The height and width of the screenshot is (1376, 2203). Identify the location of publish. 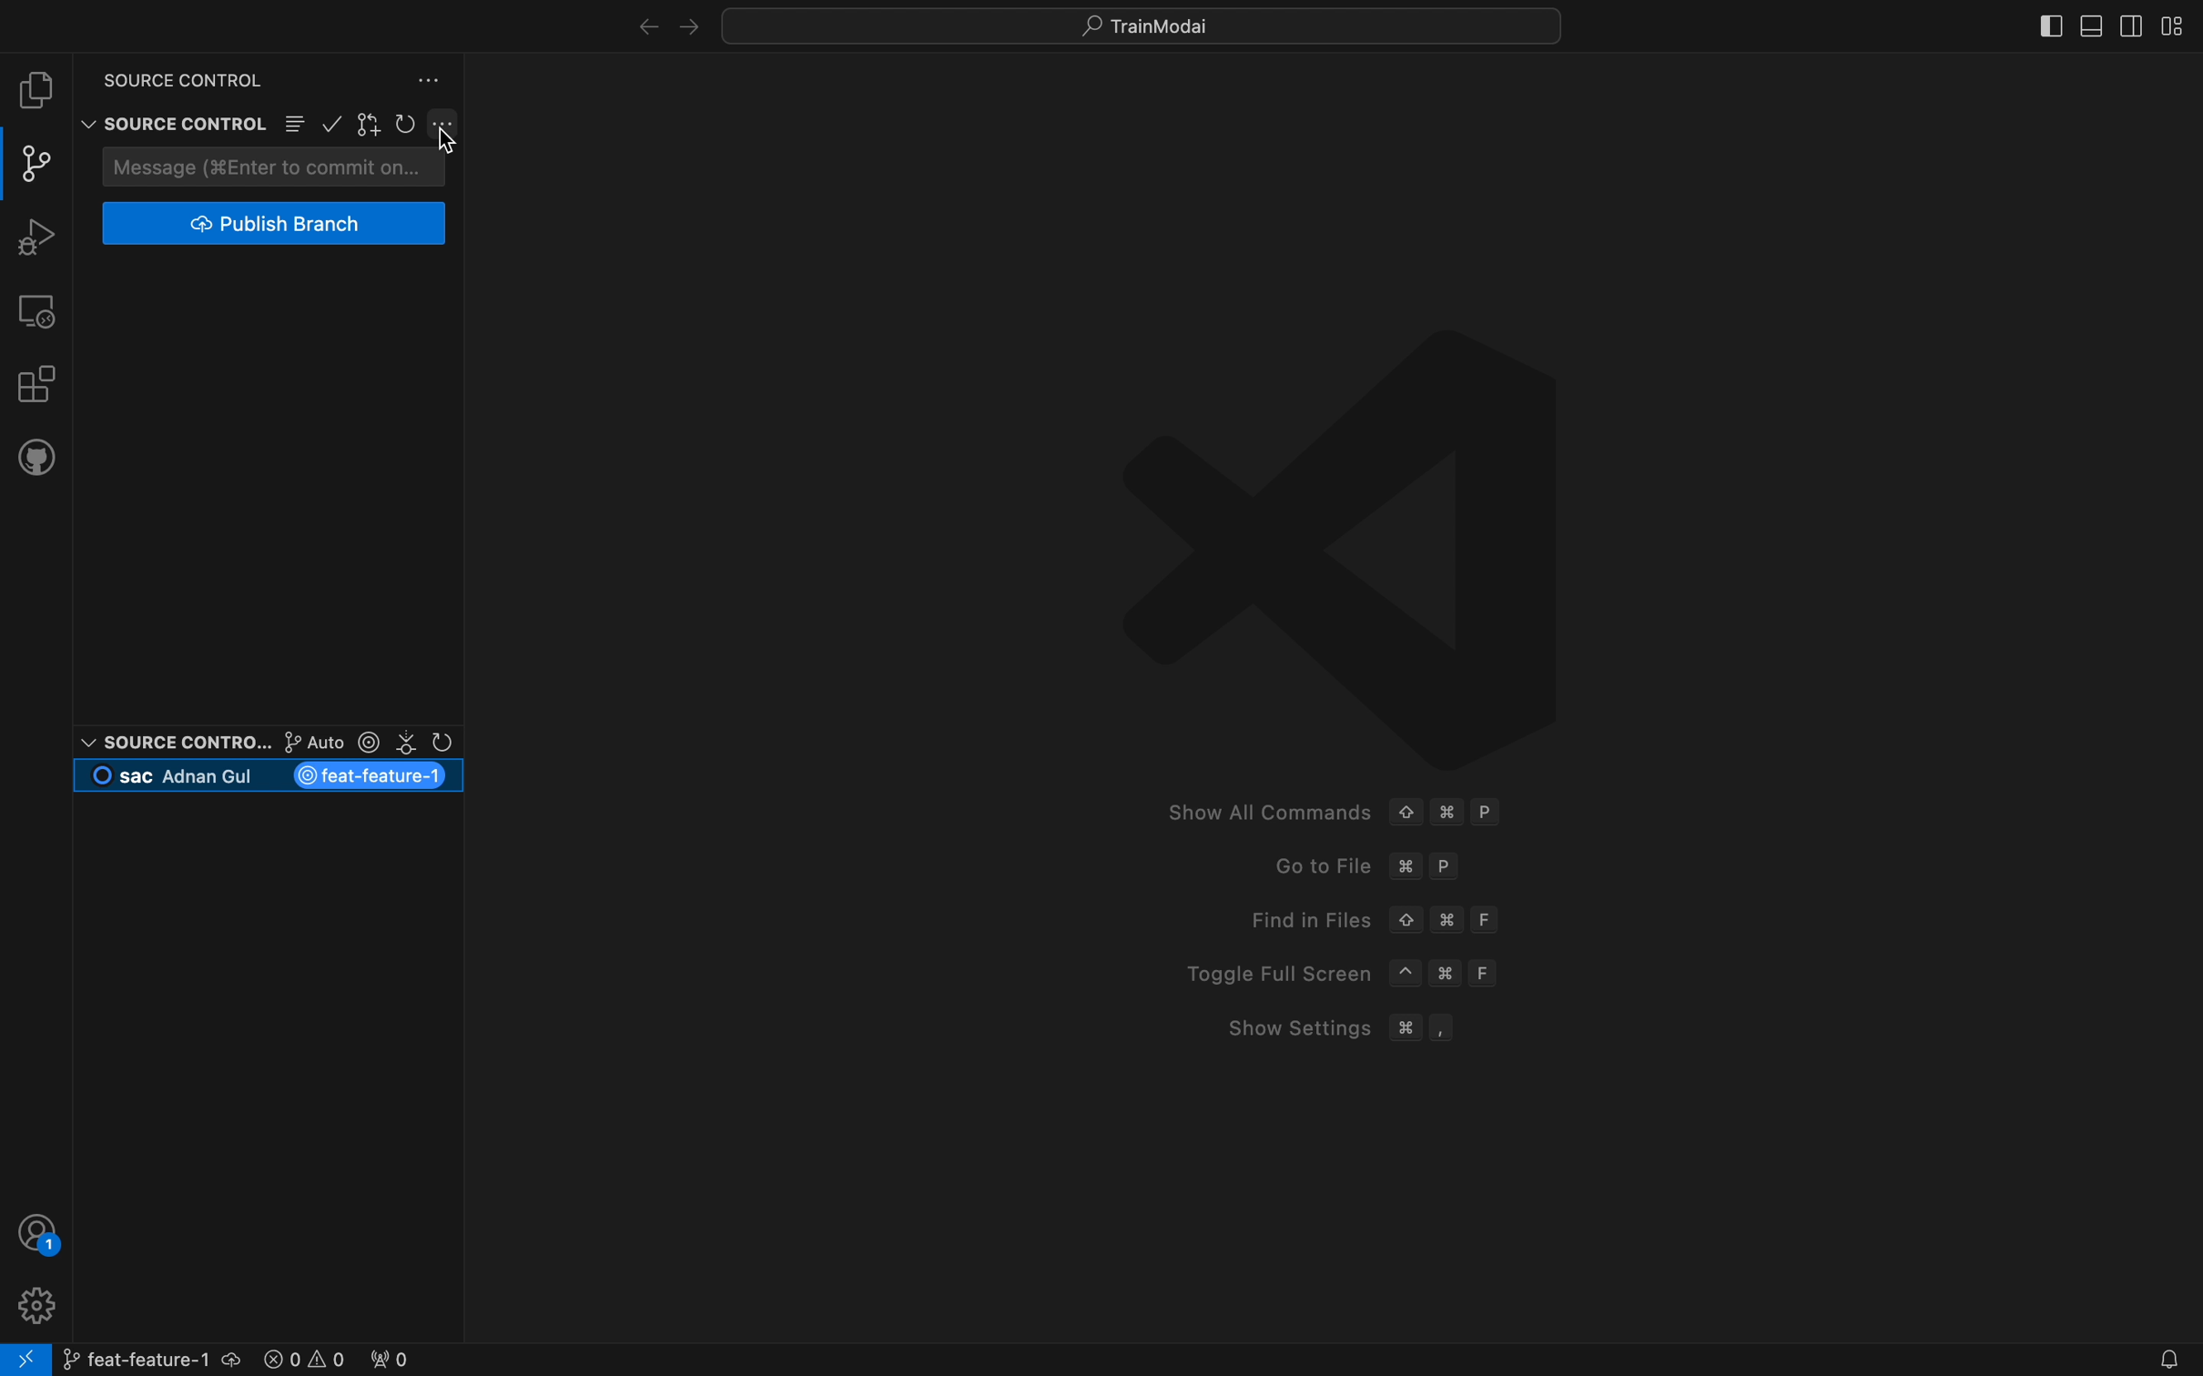
(277, 224).